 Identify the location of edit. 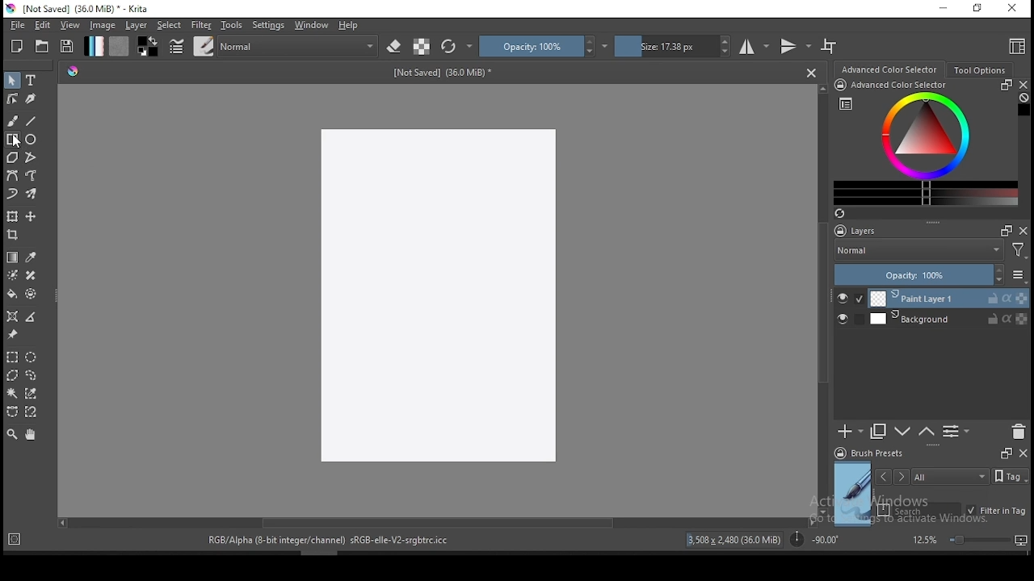
(42, 24).